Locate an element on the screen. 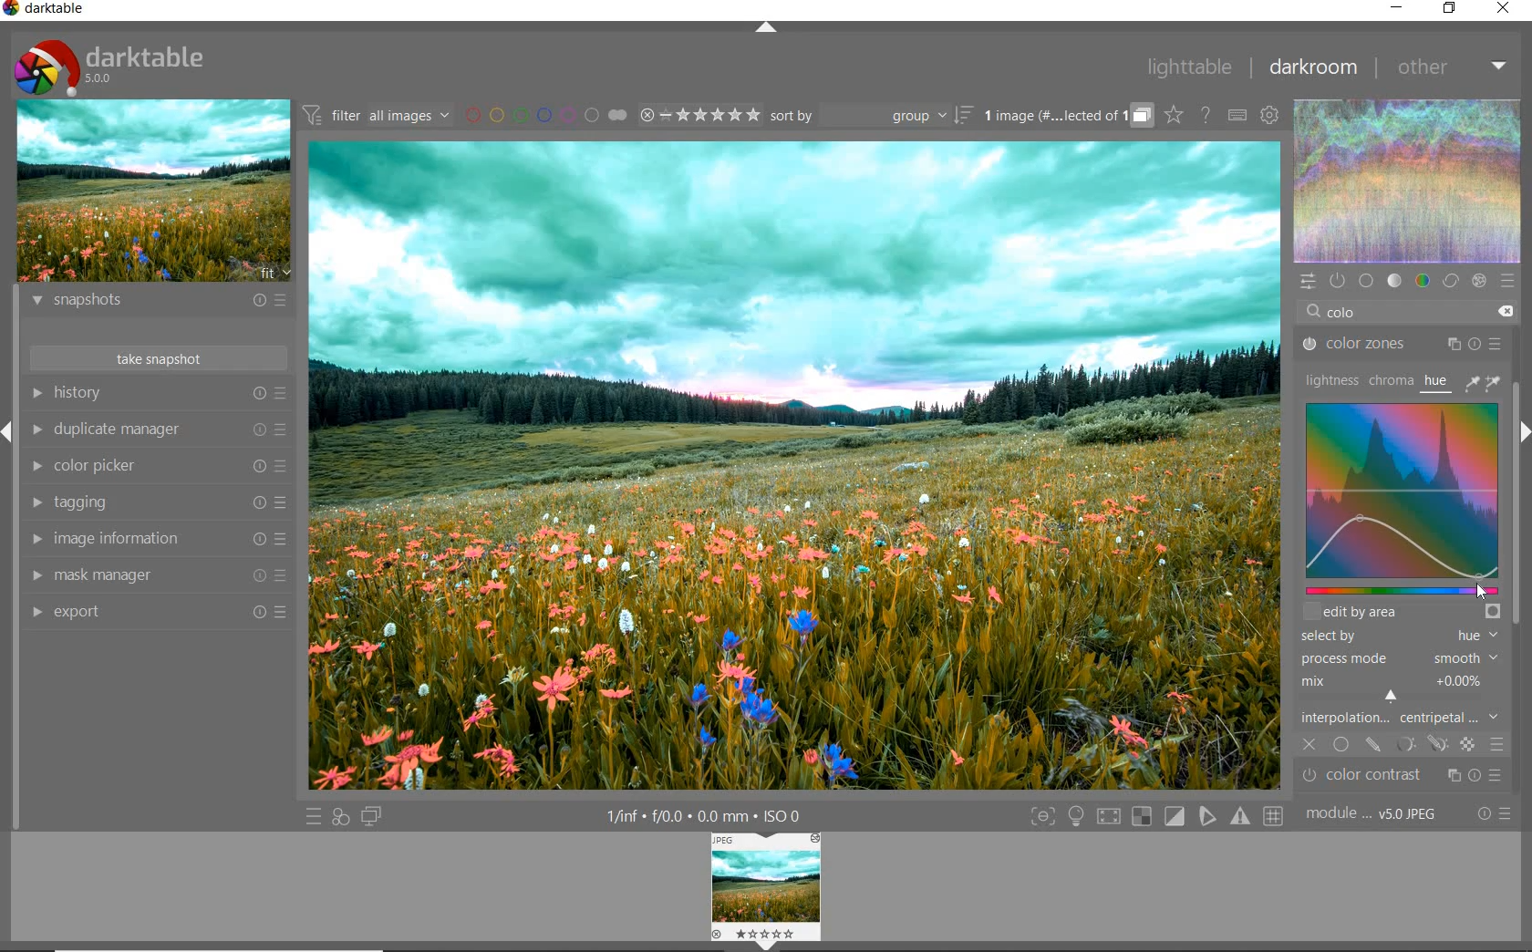  other is located at coordinates (1454, 67).